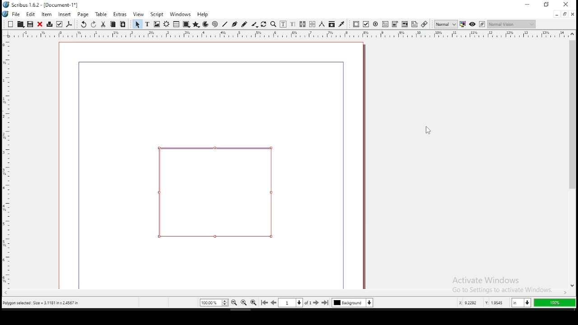 The width and height of the screenshot is (578, 325). I want to click on item, so click(47, 14).